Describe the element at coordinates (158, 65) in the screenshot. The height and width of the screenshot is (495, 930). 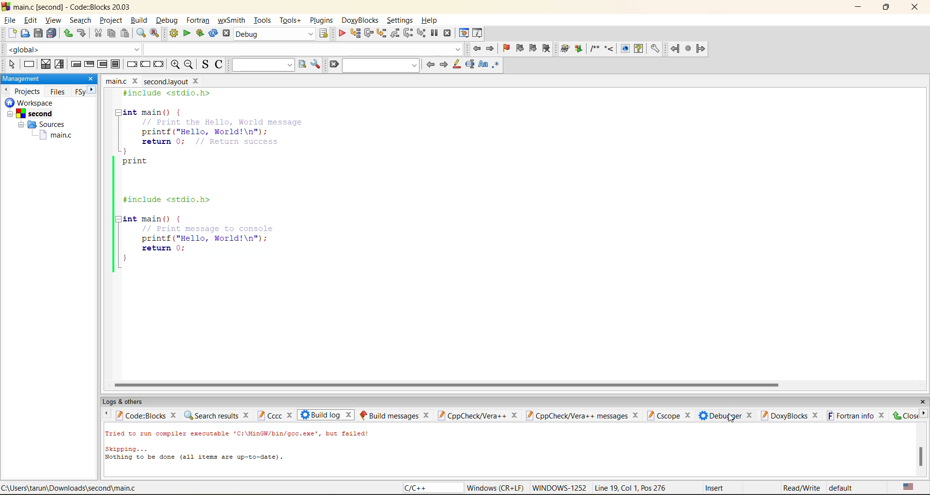
I see `return instruction` at that location.